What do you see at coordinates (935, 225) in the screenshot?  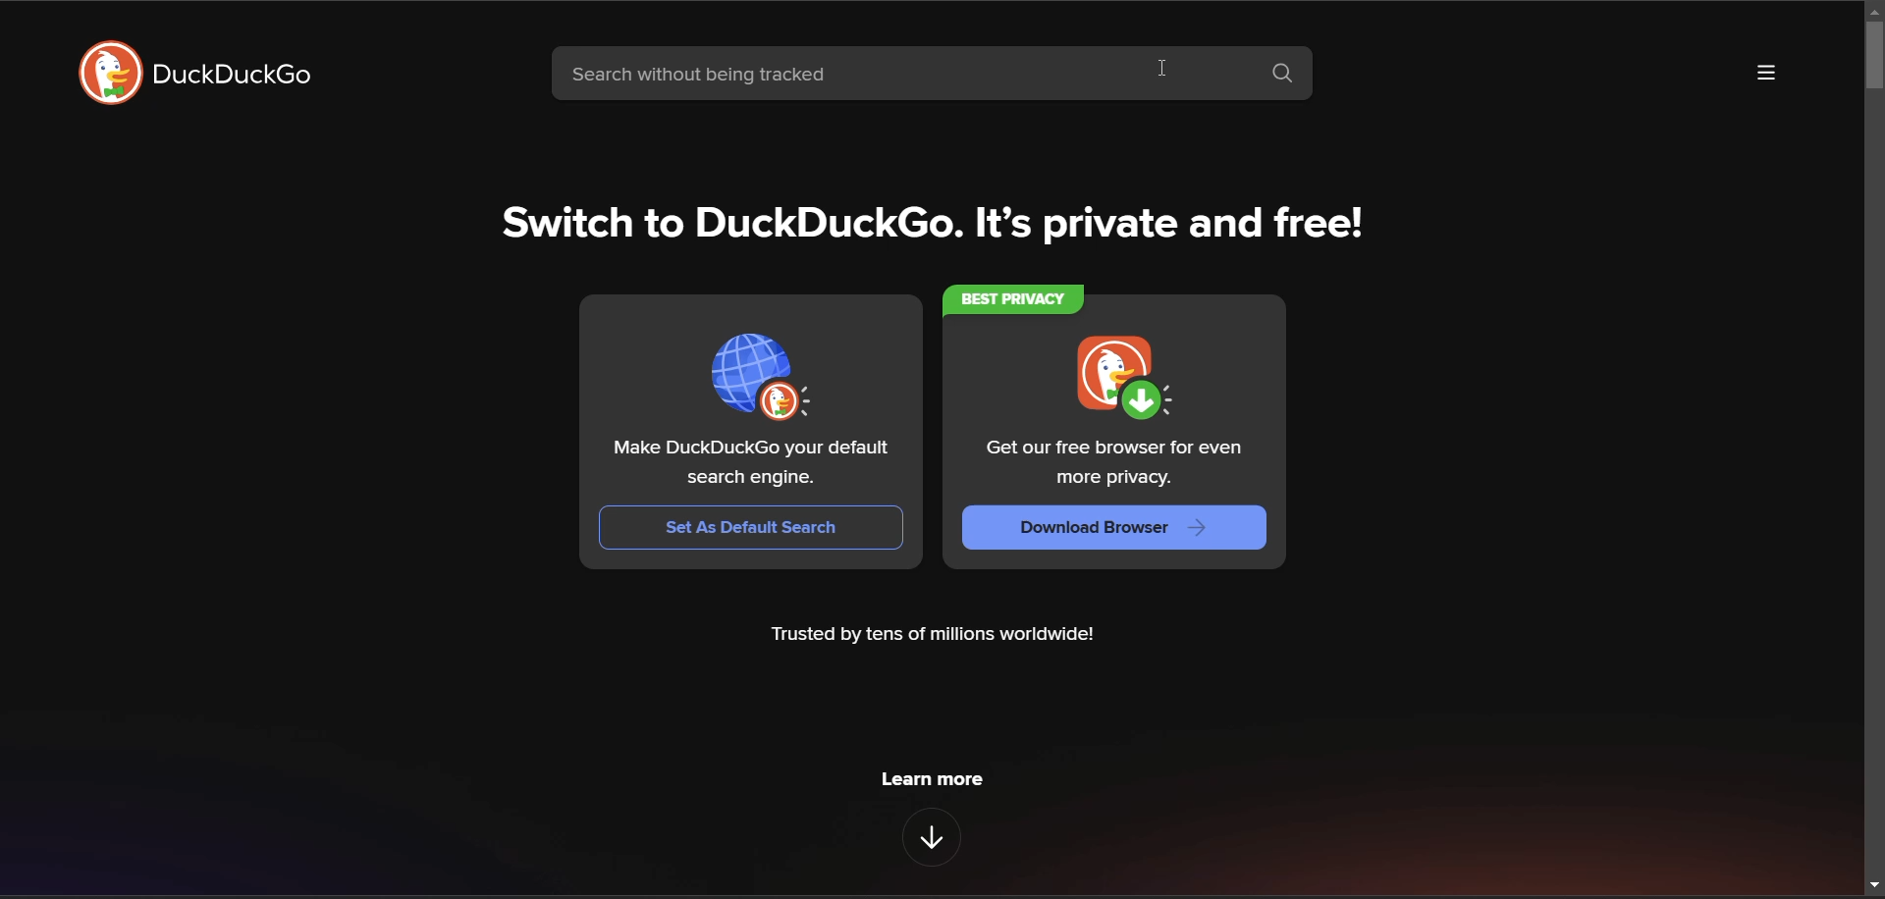 I see `Switch to DuckDuckGo. It’s private and free!` at bounding box center [935, 225].